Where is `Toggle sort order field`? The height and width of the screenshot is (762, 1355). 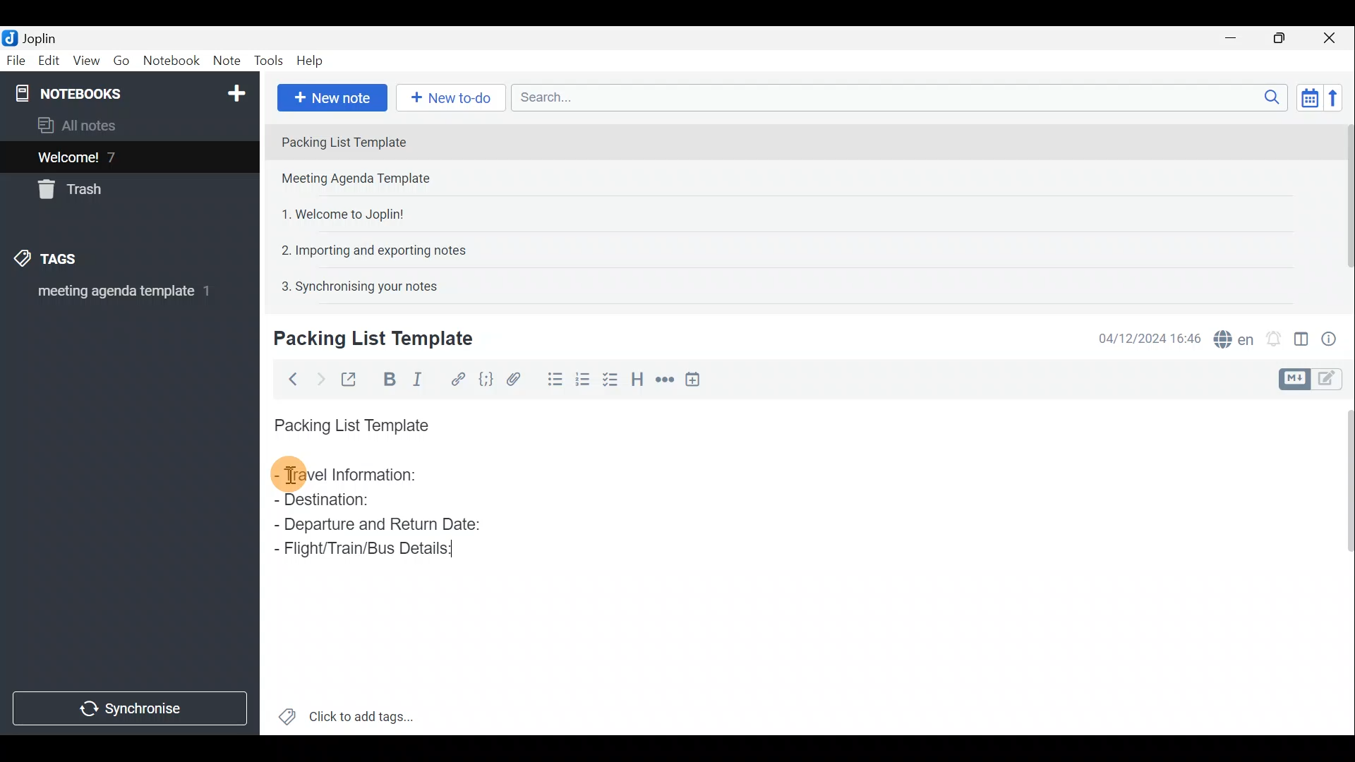 Toggle sort order field is located at coordinates (1305, 97).